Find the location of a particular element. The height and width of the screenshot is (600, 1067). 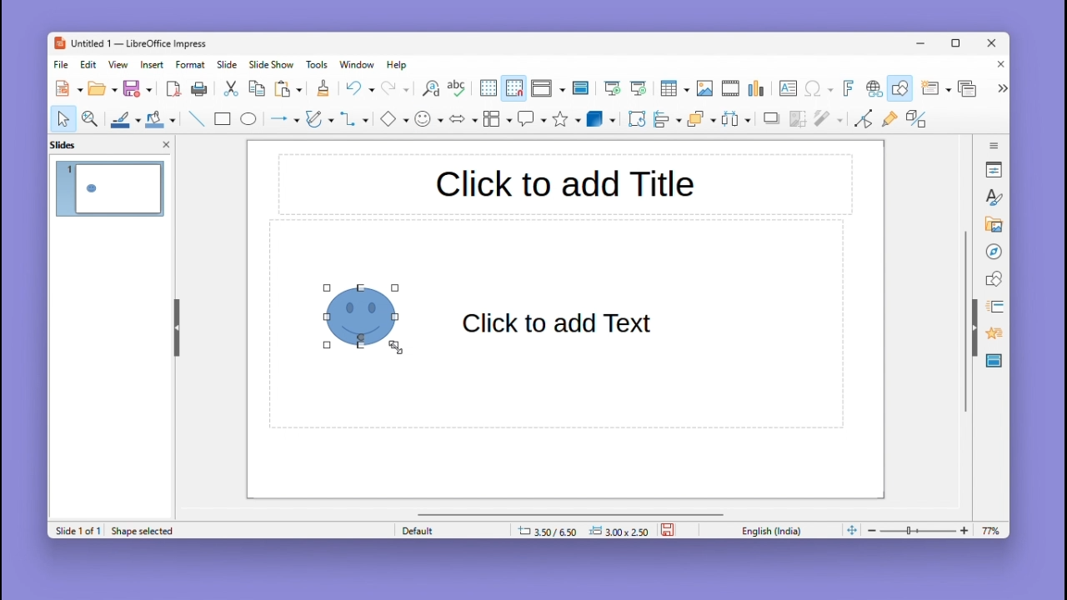

Last slide is located at coordinates (639, 88).